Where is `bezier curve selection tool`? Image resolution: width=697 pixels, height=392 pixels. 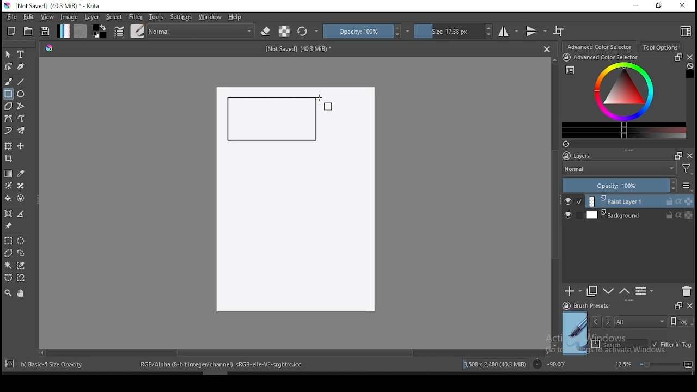 bezier curve selection tool is located at coordinates (8, 278).